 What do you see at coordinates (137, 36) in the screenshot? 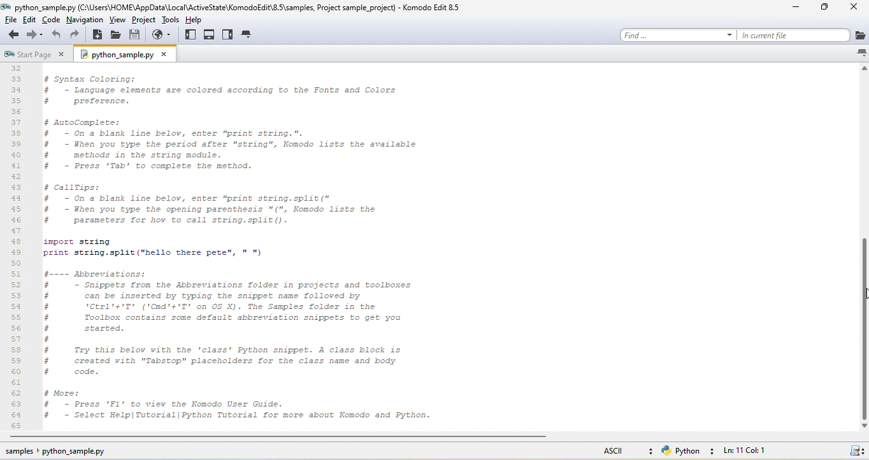
I see `save` at bounding box center [137, 36].